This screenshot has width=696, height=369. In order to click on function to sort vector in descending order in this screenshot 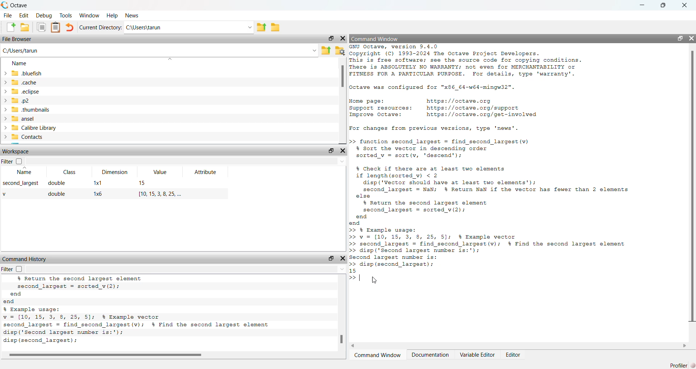, I will do `click(463, 150)`.